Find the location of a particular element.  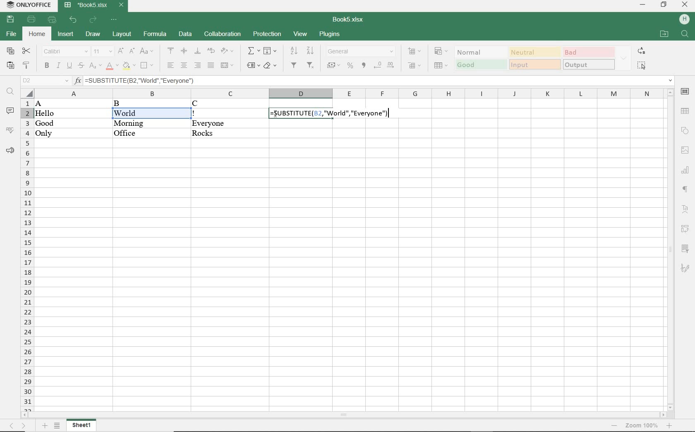

borders is located at coordinates (148, 66).